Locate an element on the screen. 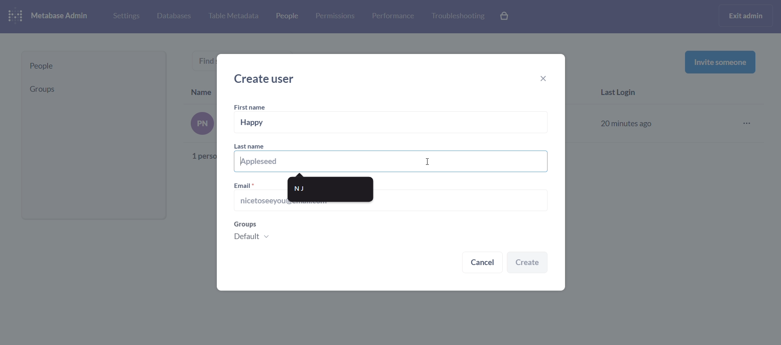 This screenshot has width=781, height=345. people is located at coordinates (286, 17).